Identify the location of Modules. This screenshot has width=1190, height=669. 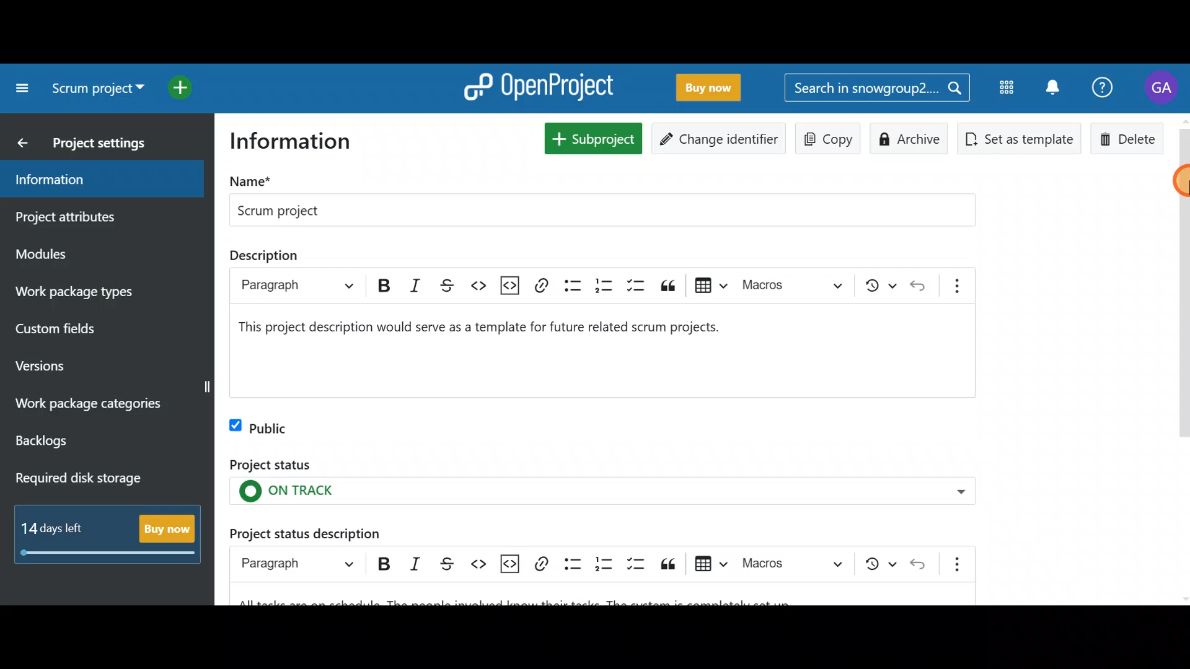
(1004, 90).